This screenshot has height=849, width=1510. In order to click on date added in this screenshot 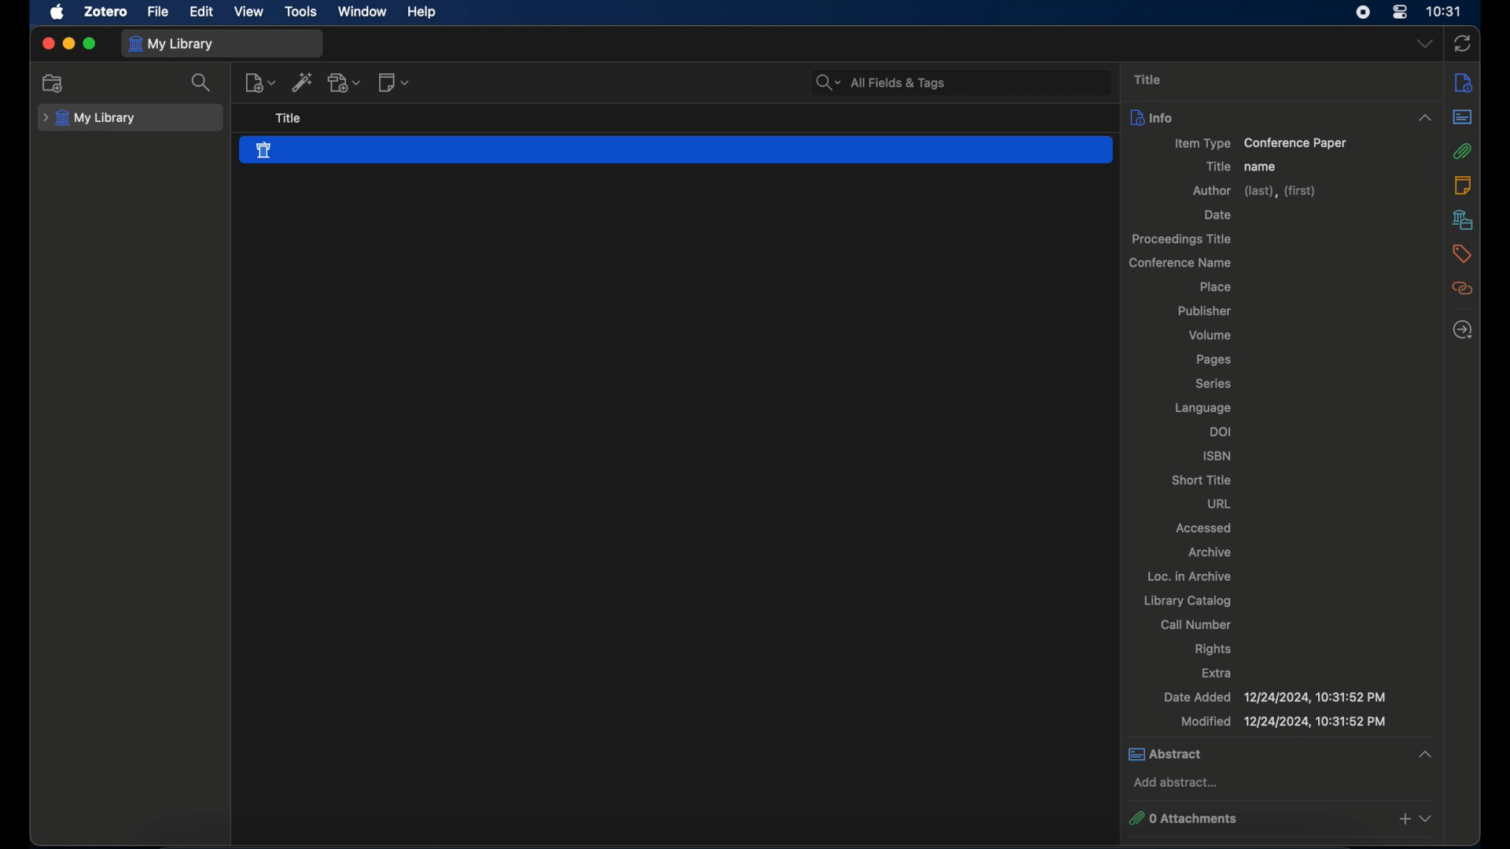, I will do `click(1275, 697)`.